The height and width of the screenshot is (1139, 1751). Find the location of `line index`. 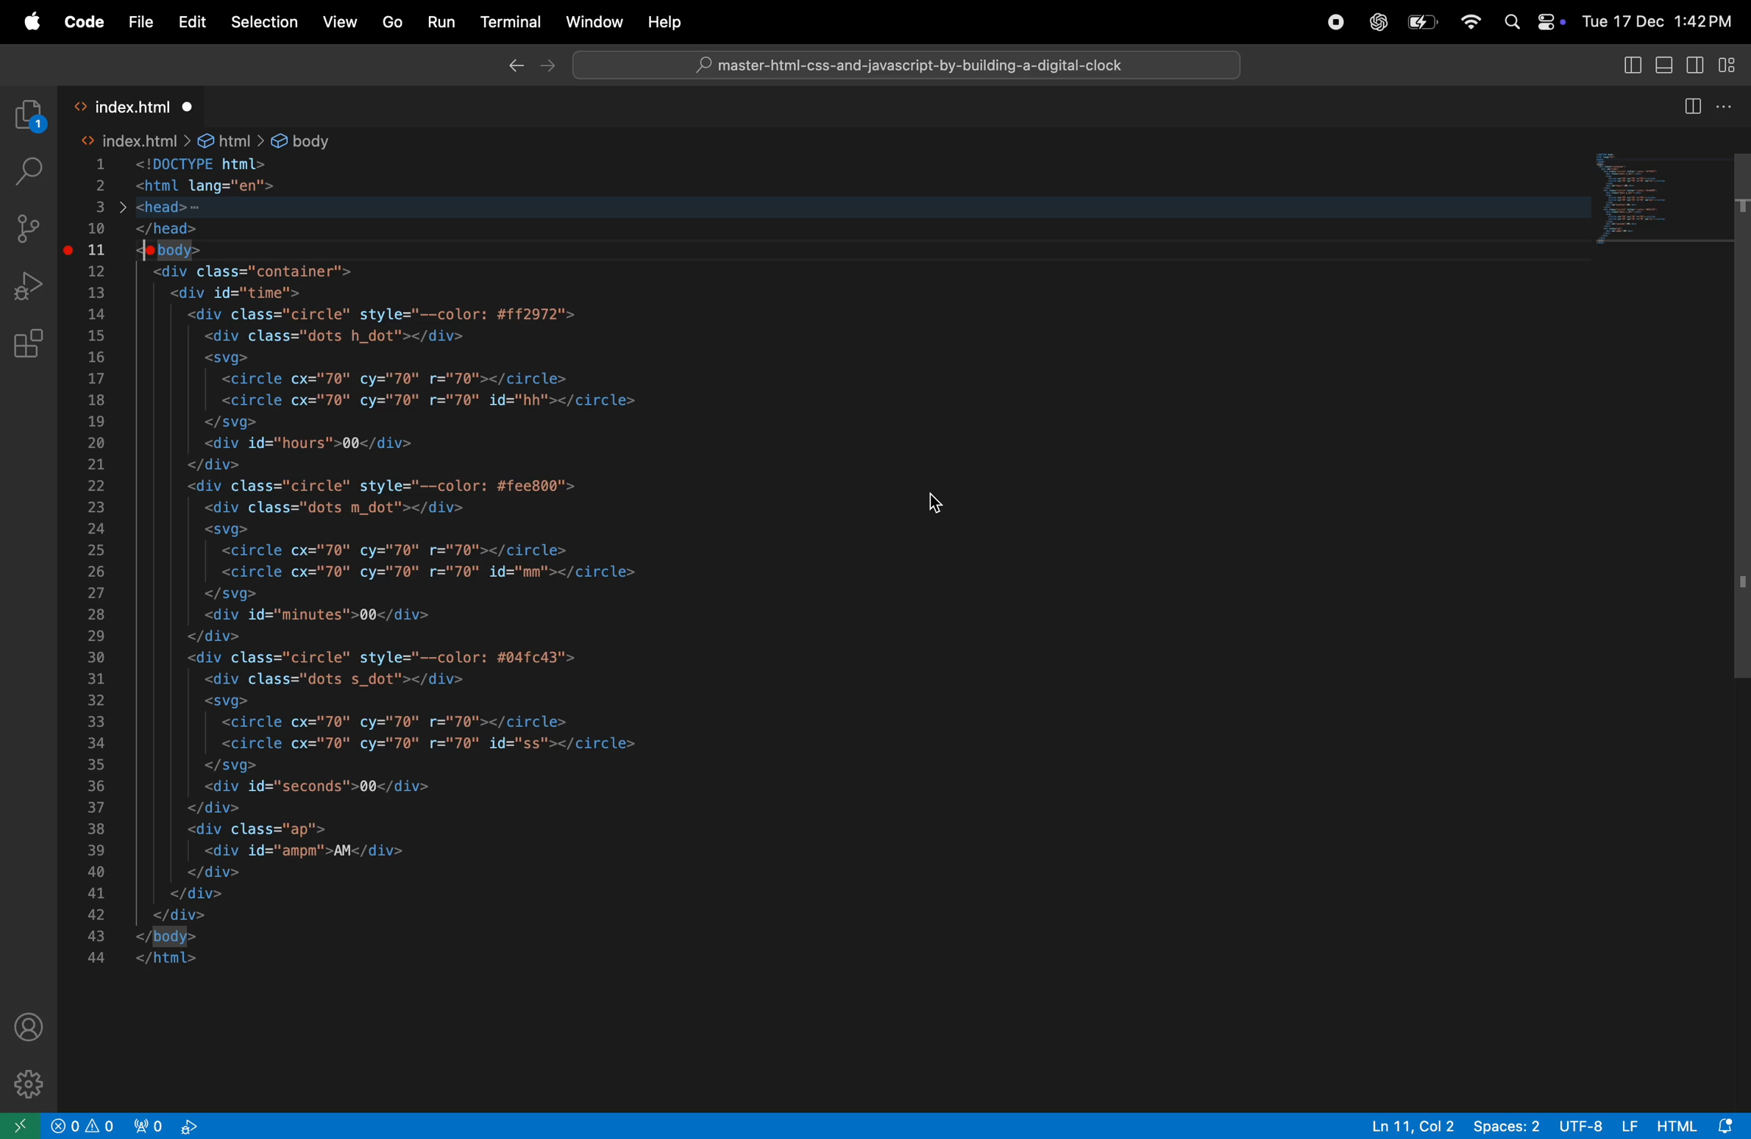

line index is located at coordinates (102, 561).